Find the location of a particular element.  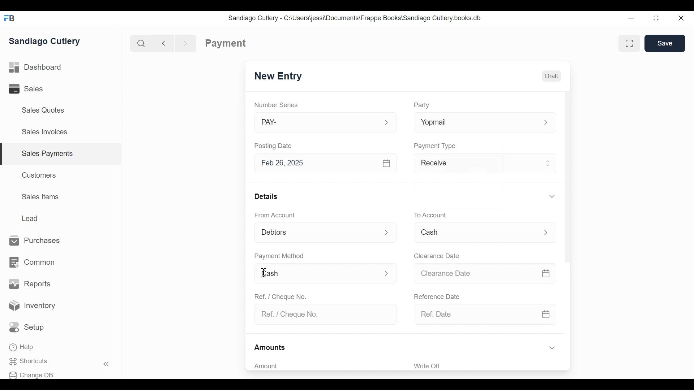

Ref. Date is located at coordinates (474, 314).